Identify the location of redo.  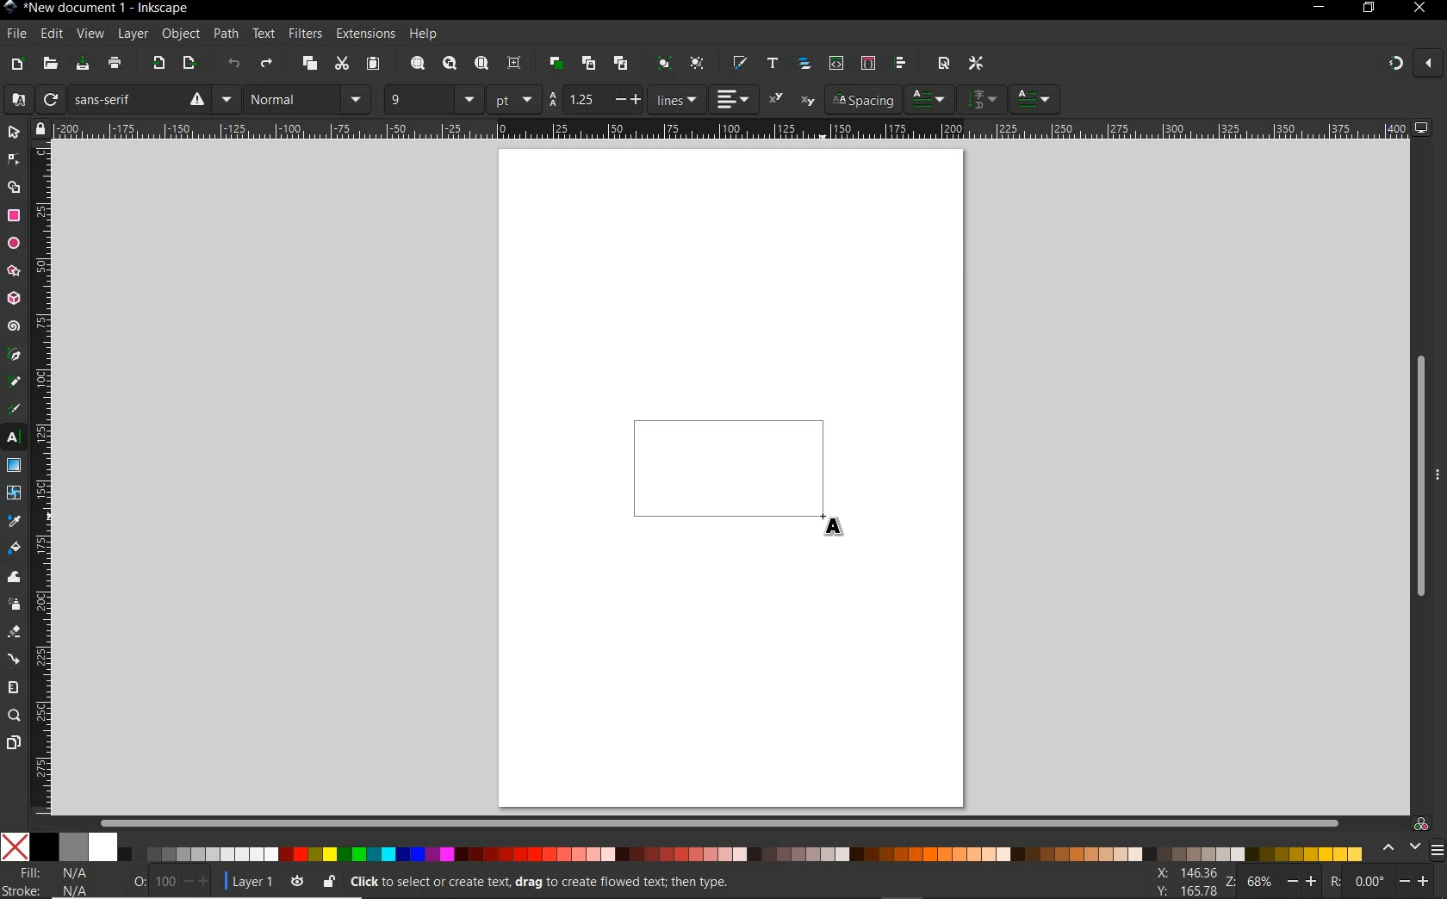
(266, 65).